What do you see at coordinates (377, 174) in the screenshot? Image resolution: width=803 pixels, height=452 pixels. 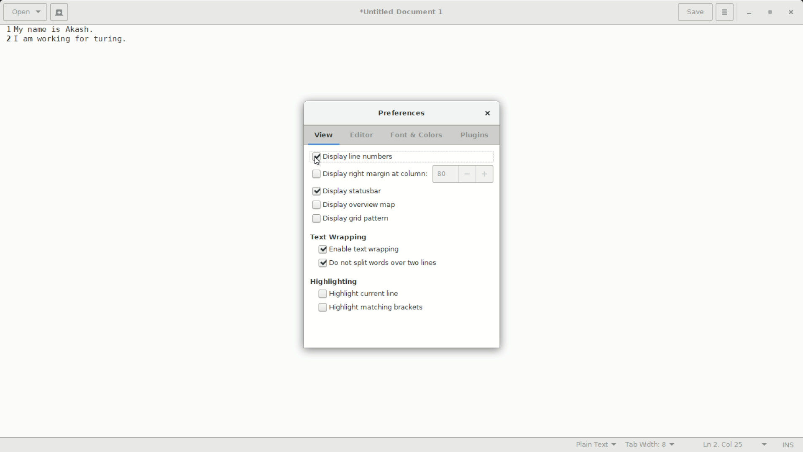 I see `display night margin at column` at bounding box center [377, 174].